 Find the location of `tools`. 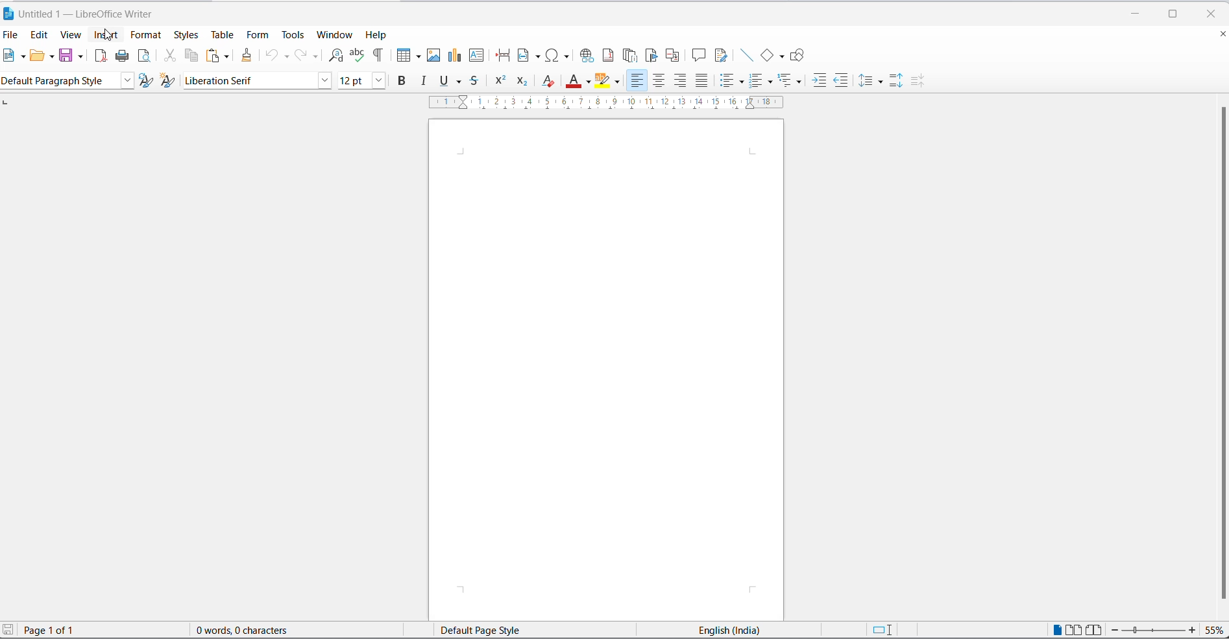

tools is located at coordinates (294, 35).